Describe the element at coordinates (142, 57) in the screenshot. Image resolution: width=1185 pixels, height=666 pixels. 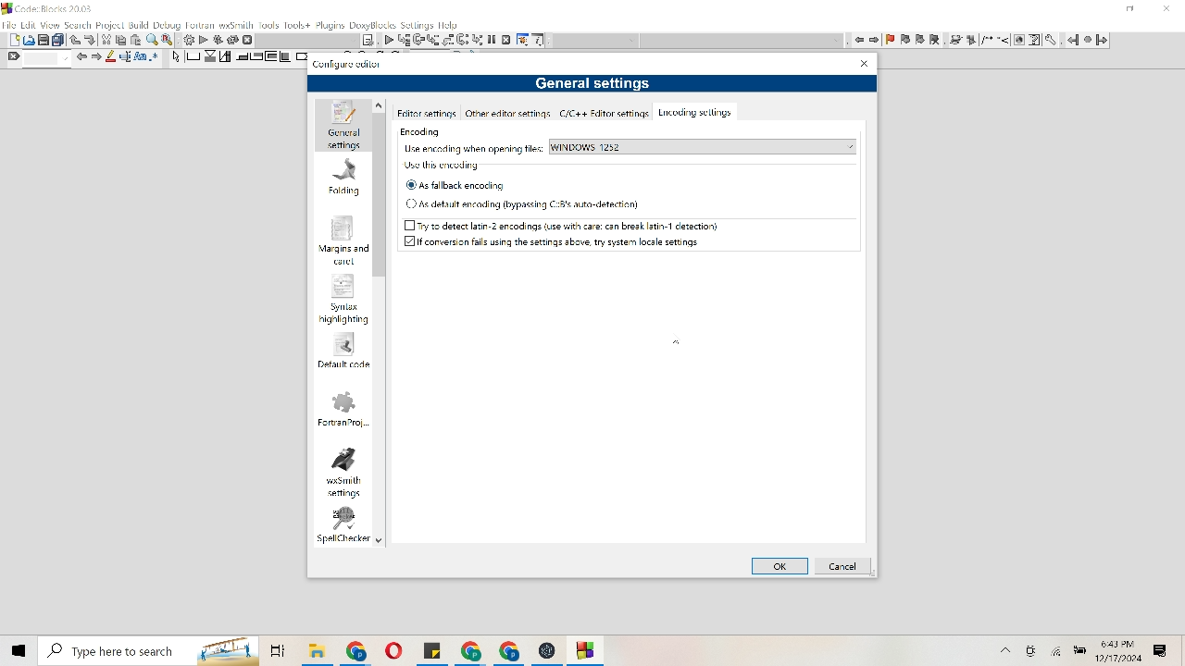
I see `Font` at that location.